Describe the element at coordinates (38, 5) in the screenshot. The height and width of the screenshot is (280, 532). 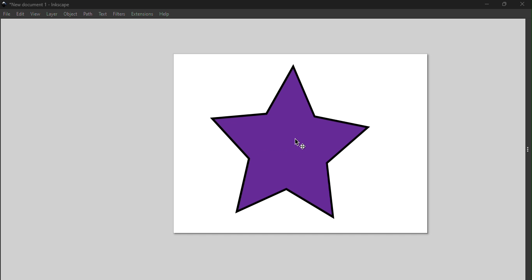
I see `File name` at that location.